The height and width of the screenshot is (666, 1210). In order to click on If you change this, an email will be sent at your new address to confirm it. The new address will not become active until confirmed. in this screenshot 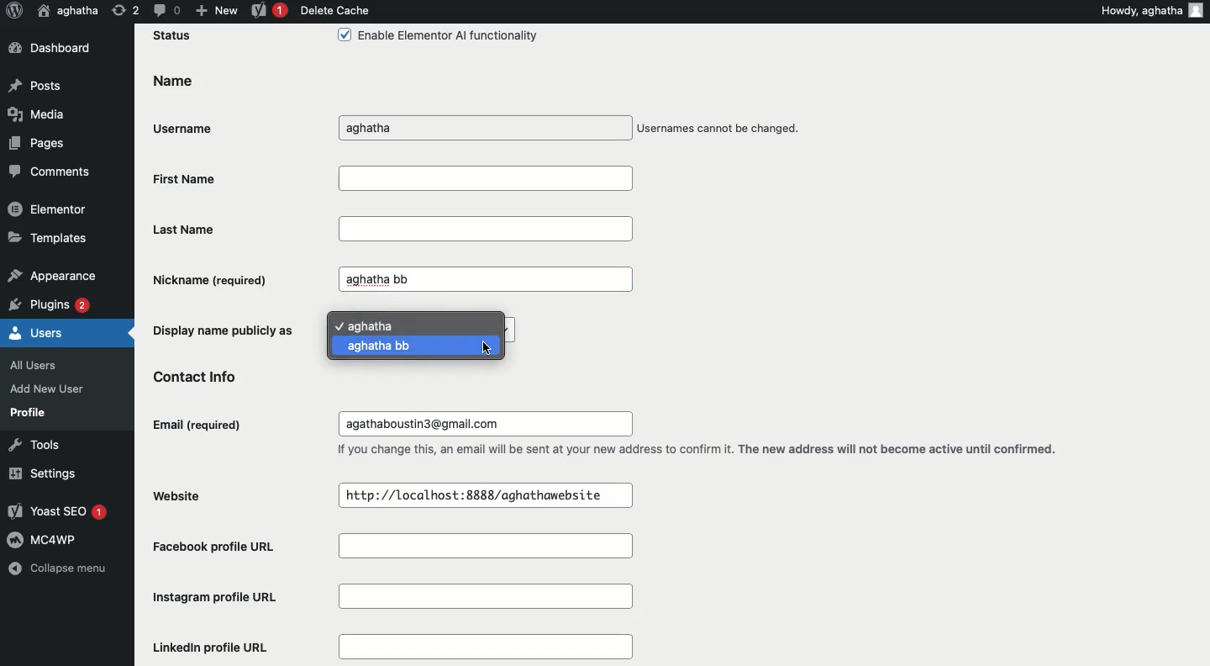, I will do `click(702, 450)`.